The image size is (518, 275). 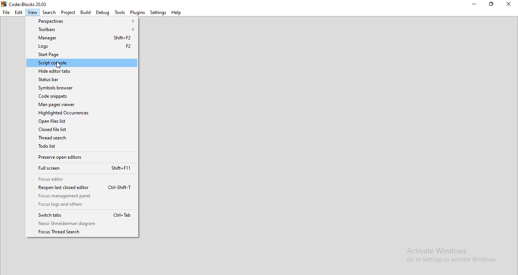 What do you see at coordinates (49, 12) in the screenshot?
I see `Search ` at bounding box center [49, 12].